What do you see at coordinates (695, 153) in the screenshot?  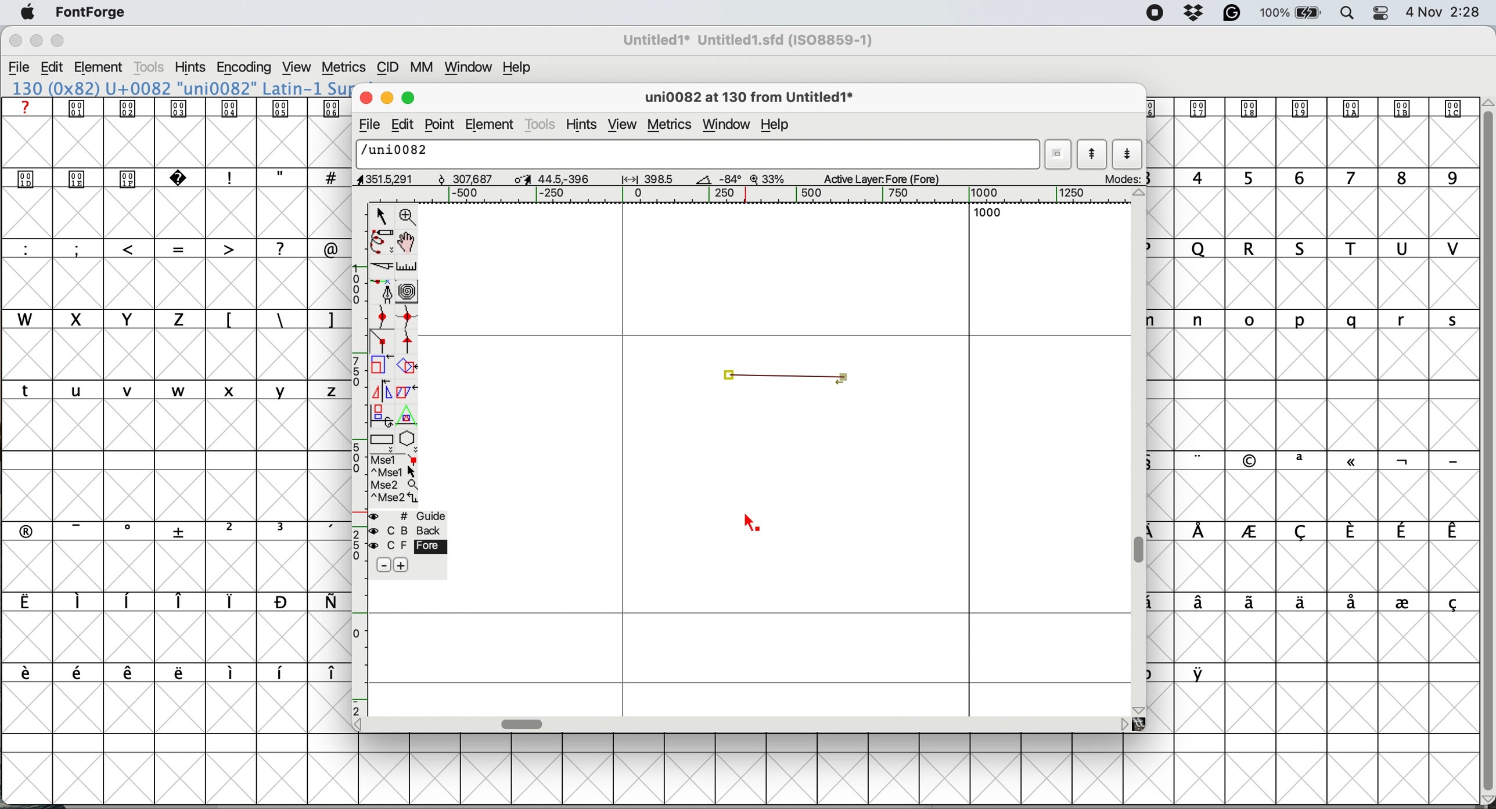 I see `glyph name` at bounding box center [695, 153].